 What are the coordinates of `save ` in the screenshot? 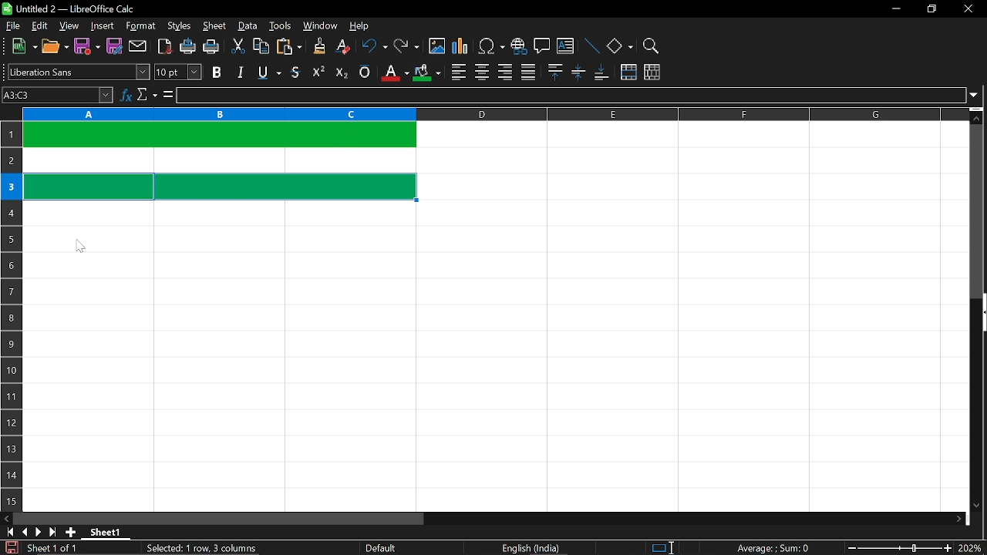 It's located at (9, 547).